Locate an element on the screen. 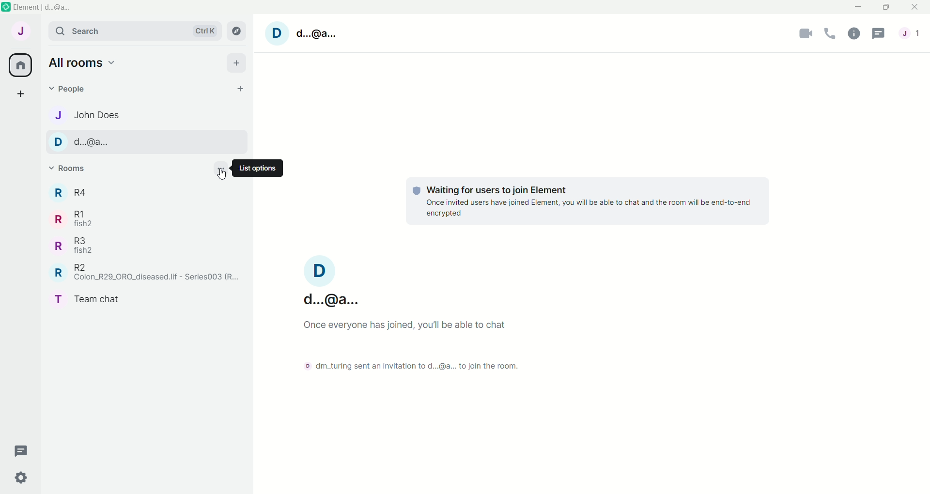 The width and height of the screenshot is (930, 494). Text is located at coordinates (405, 363).